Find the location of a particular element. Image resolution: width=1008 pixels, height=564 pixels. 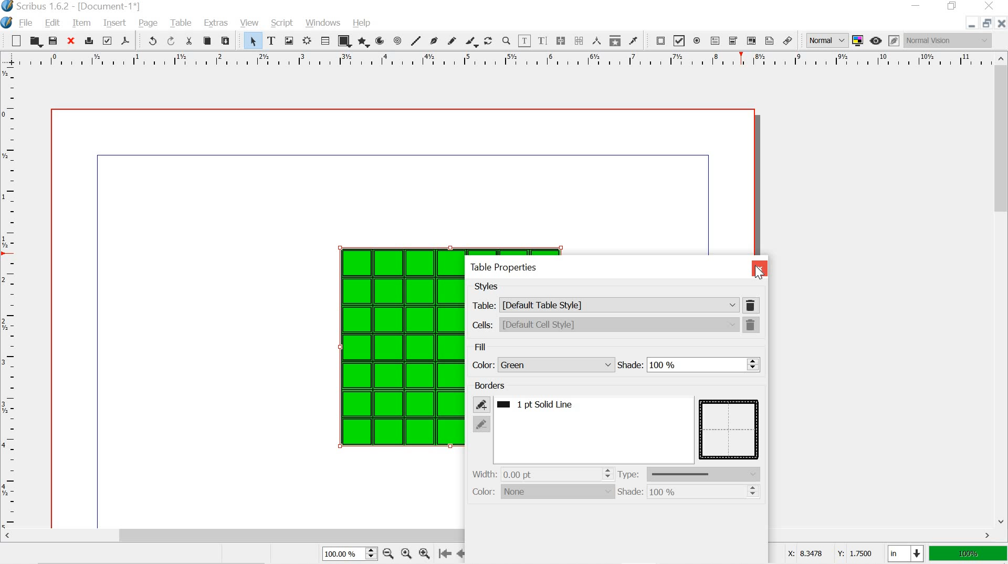

render frame is located at coordinates (306, 41).